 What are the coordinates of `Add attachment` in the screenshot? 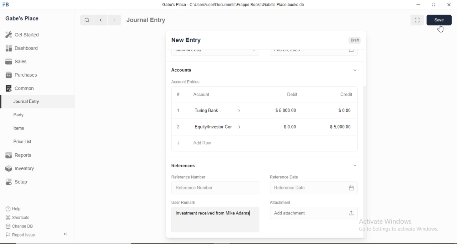 It's located at (290, 213).